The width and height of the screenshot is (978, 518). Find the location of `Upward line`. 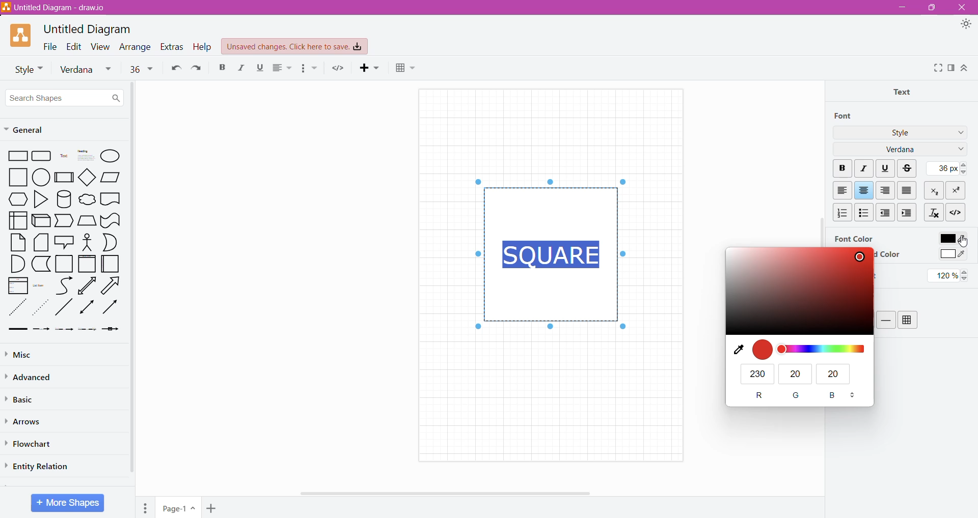

Upward line is located at coordinates (87, 285).